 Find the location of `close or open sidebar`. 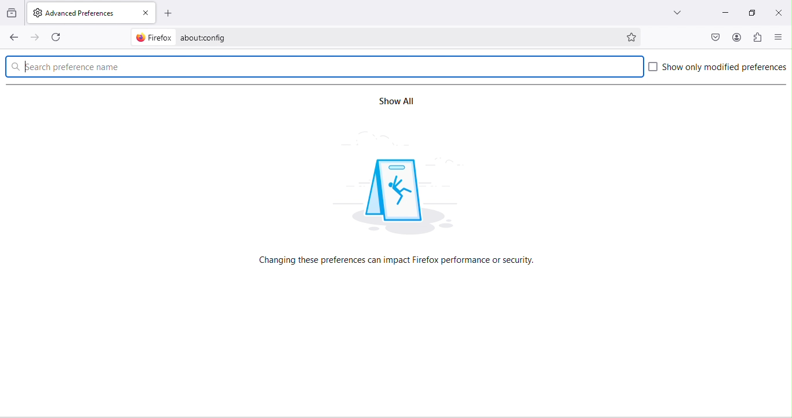

close or open sidebar is located at coordinates (781, 37).